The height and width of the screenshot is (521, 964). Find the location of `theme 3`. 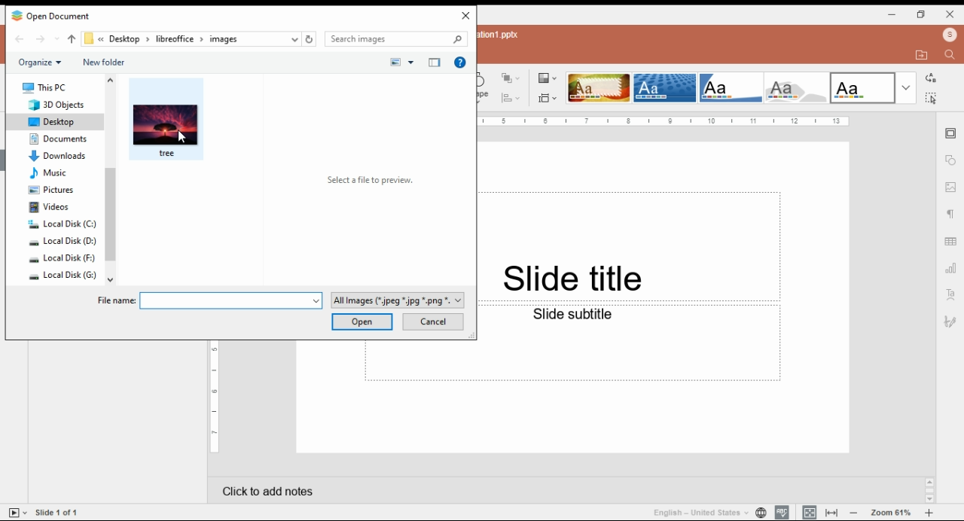

theme 3 is located at coordinates (730, 88).